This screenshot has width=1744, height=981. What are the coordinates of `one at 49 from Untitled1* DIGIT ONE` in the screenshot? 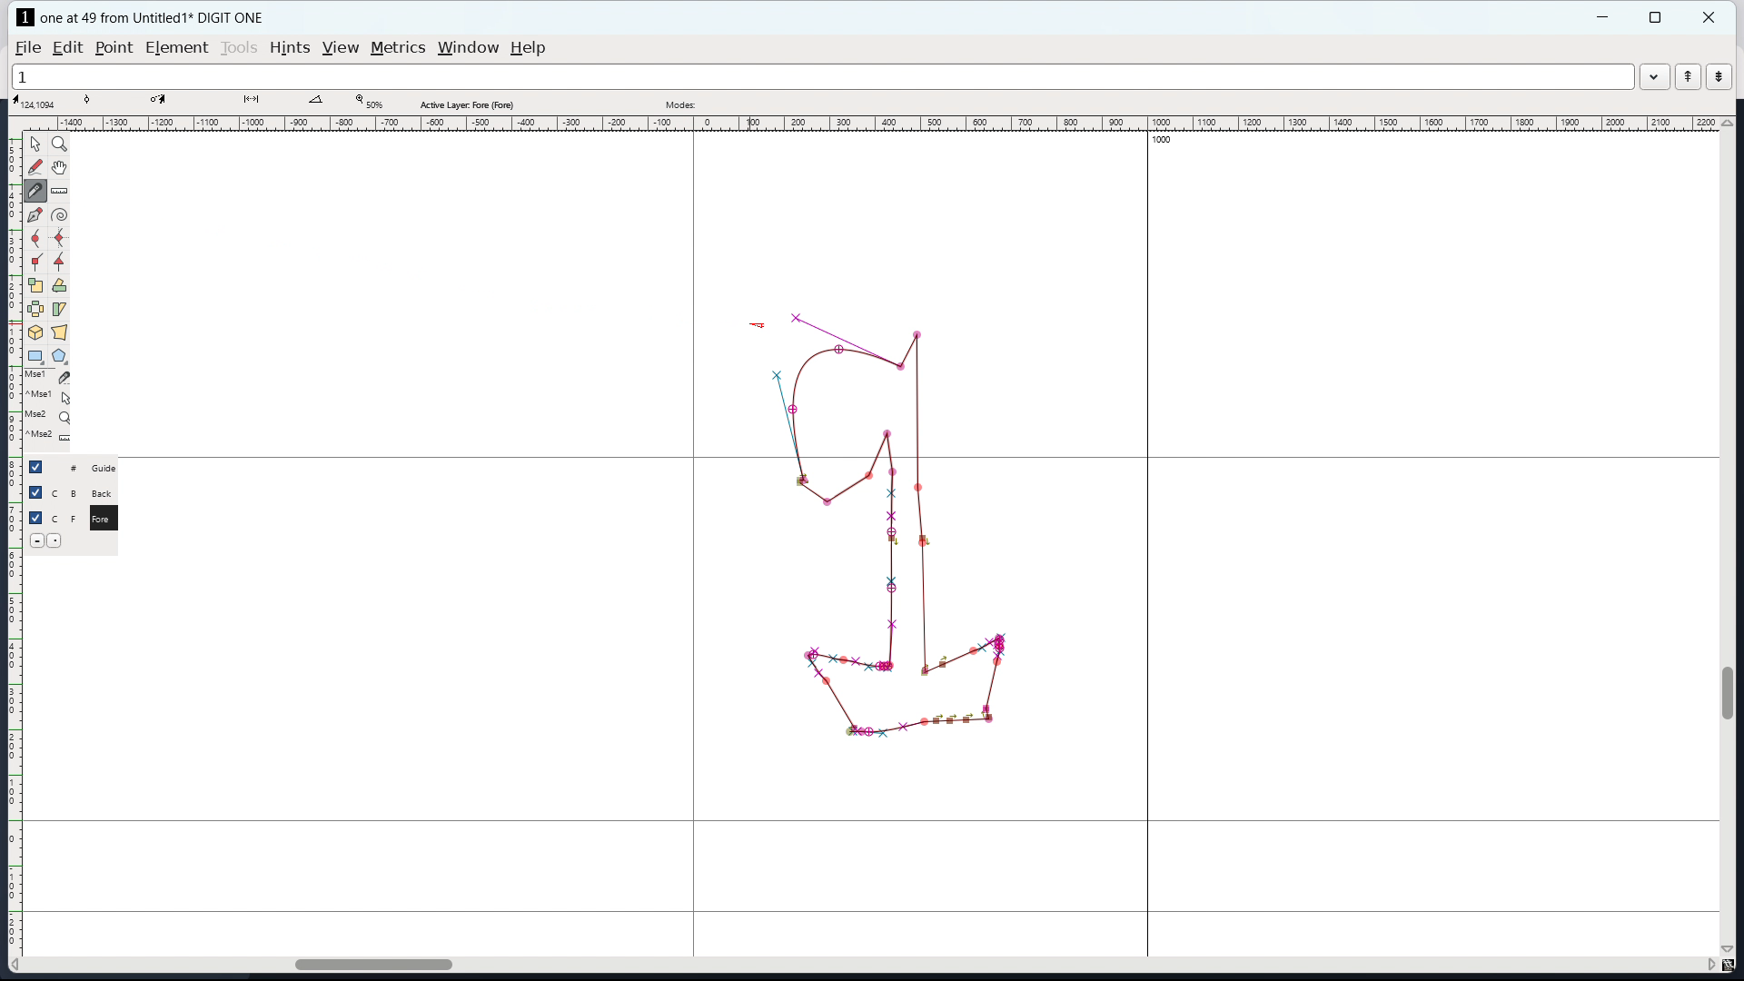 It's located at (162, 17).